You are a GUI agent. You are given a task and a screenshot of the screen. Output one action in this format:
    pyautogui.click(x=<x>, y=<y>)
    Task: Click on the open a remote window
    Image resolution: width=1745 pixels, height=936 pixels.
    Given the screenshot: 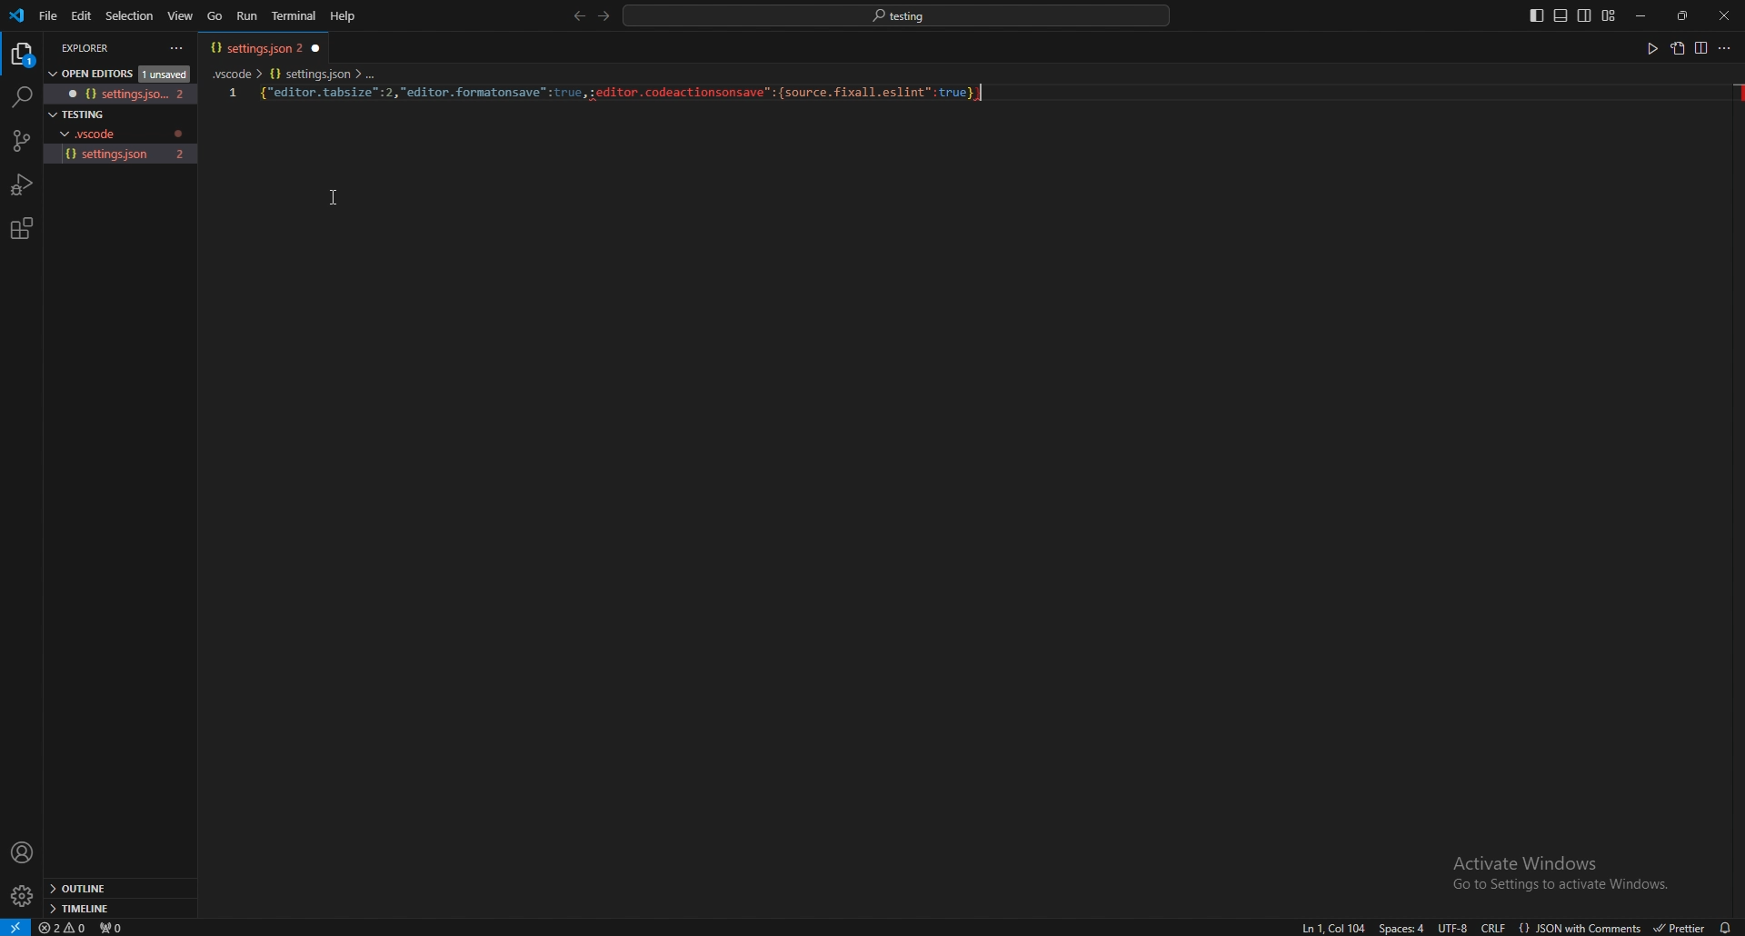 What is the action you would take?
    pyautogui.click(x=15, y=926)
    